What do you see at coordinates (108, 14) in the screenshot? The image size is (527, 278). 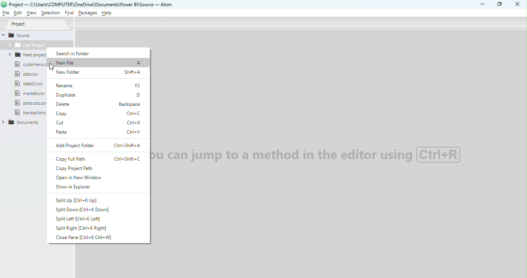 I see `Help` at bounding box center [108, 14].